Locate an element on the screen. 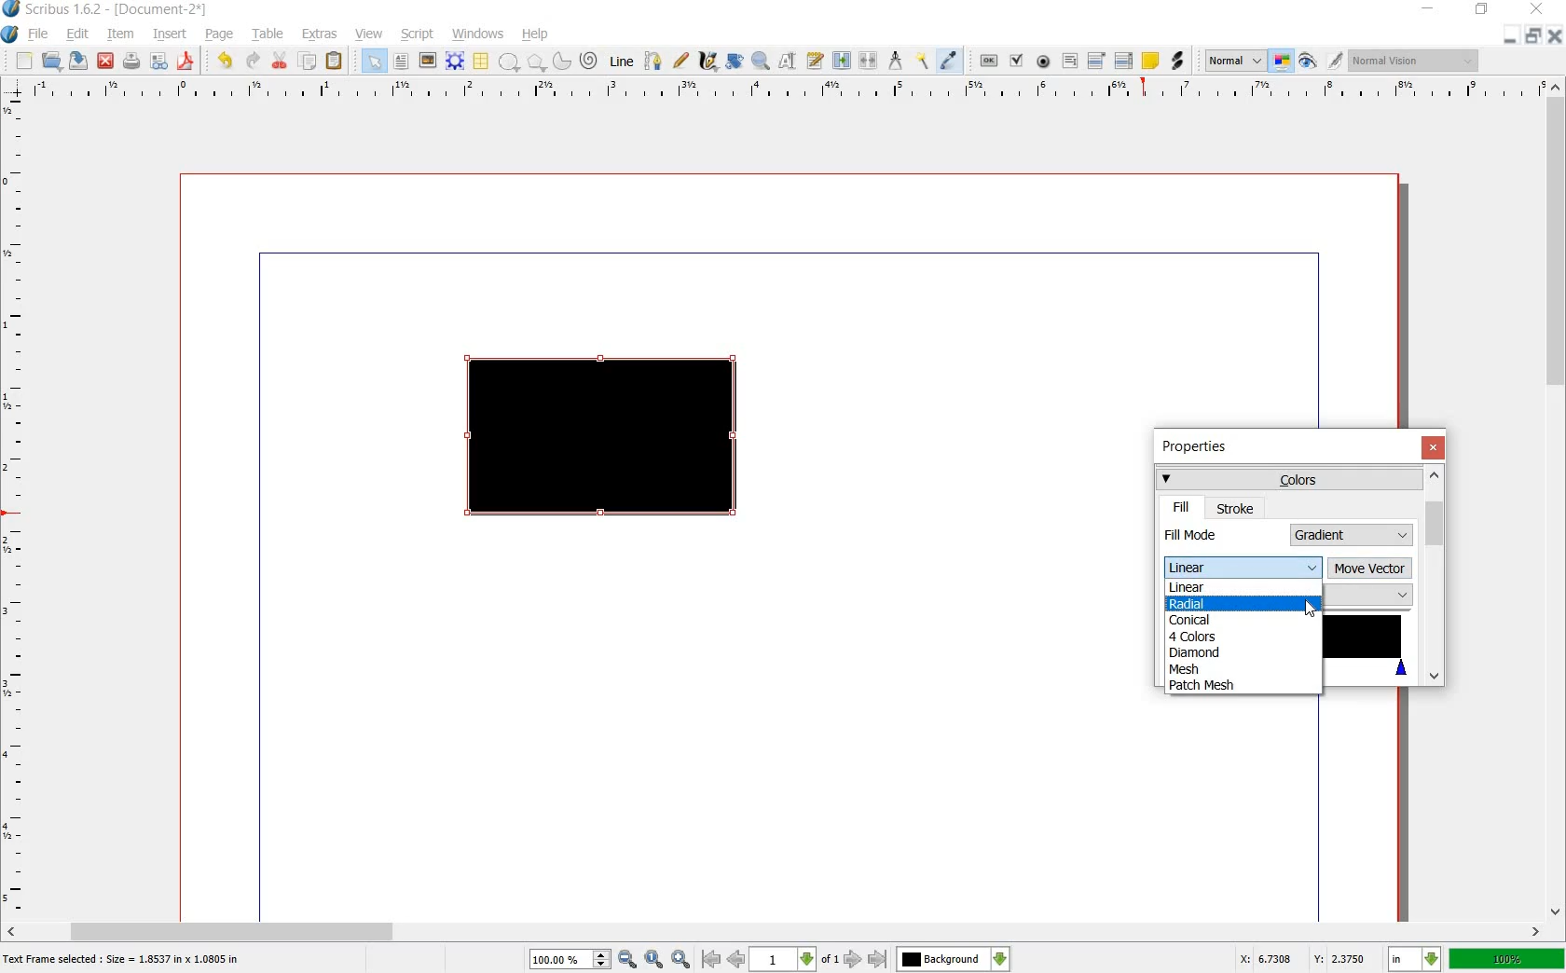 The image size is (1566, 973). windows is located at coordinates (477, 34).